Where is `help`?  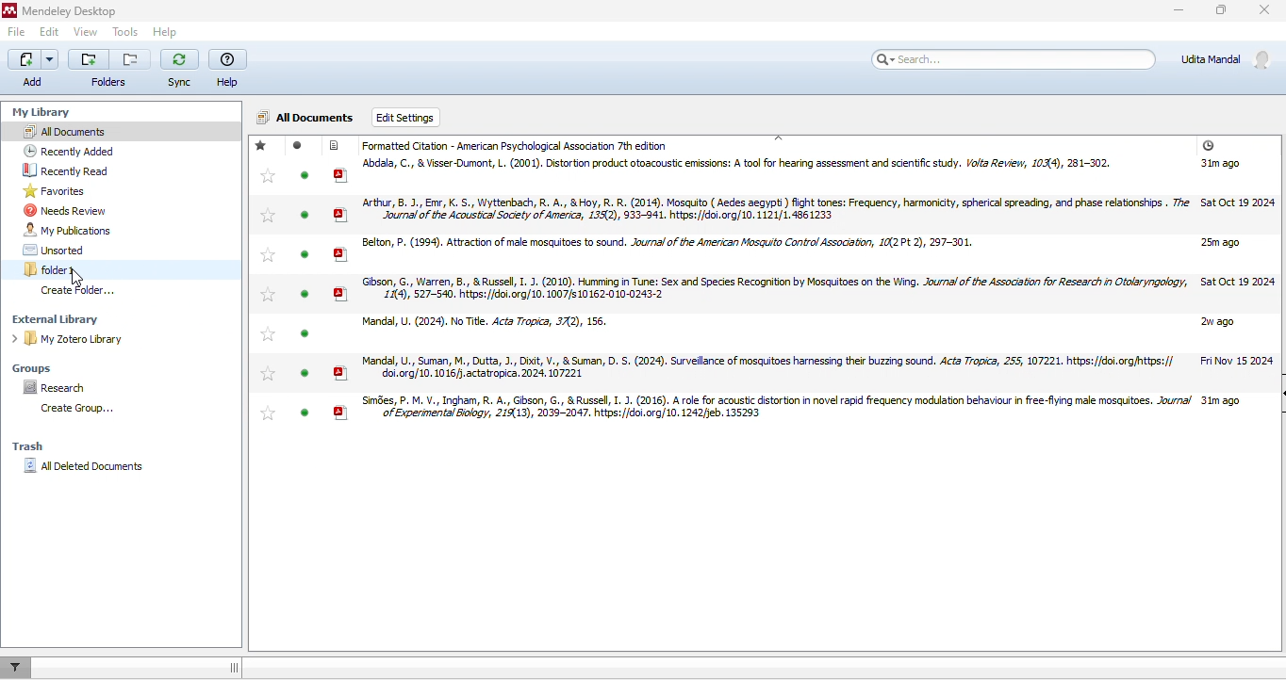
help is located at coordinates (163, 32).